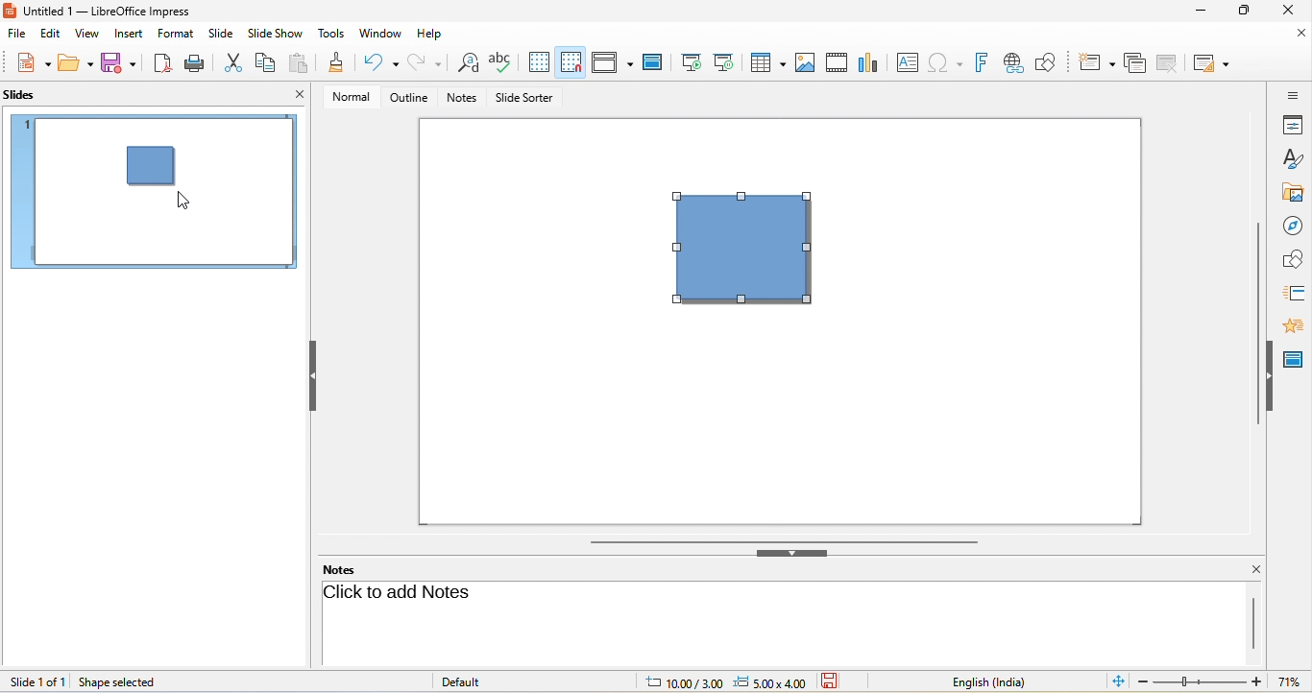 The width and height of the screenshot is (1312, 693). What do you see at coordinates (771, 681) in the screenshot?
I see `5.00x4.00` at bounding box center [771, 681].